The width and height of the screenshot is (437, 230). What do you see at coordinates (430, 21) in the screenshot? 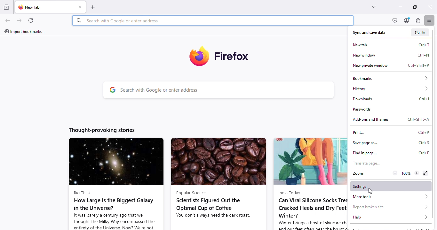
I see `Open application menu` at bounding box center [430, 21].